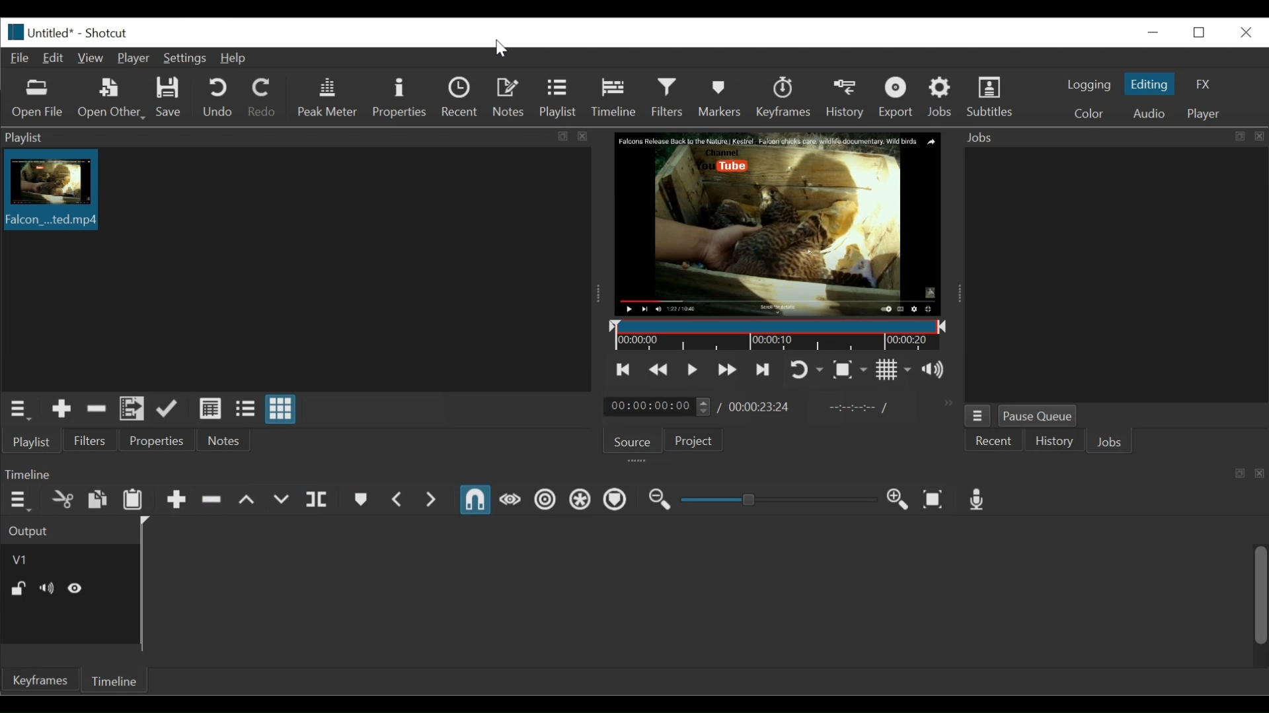 This screenshot has width=1269, height=713. Describe the element at coordinates (778, 337) in the screenshot. I see `Timeline` at that location.